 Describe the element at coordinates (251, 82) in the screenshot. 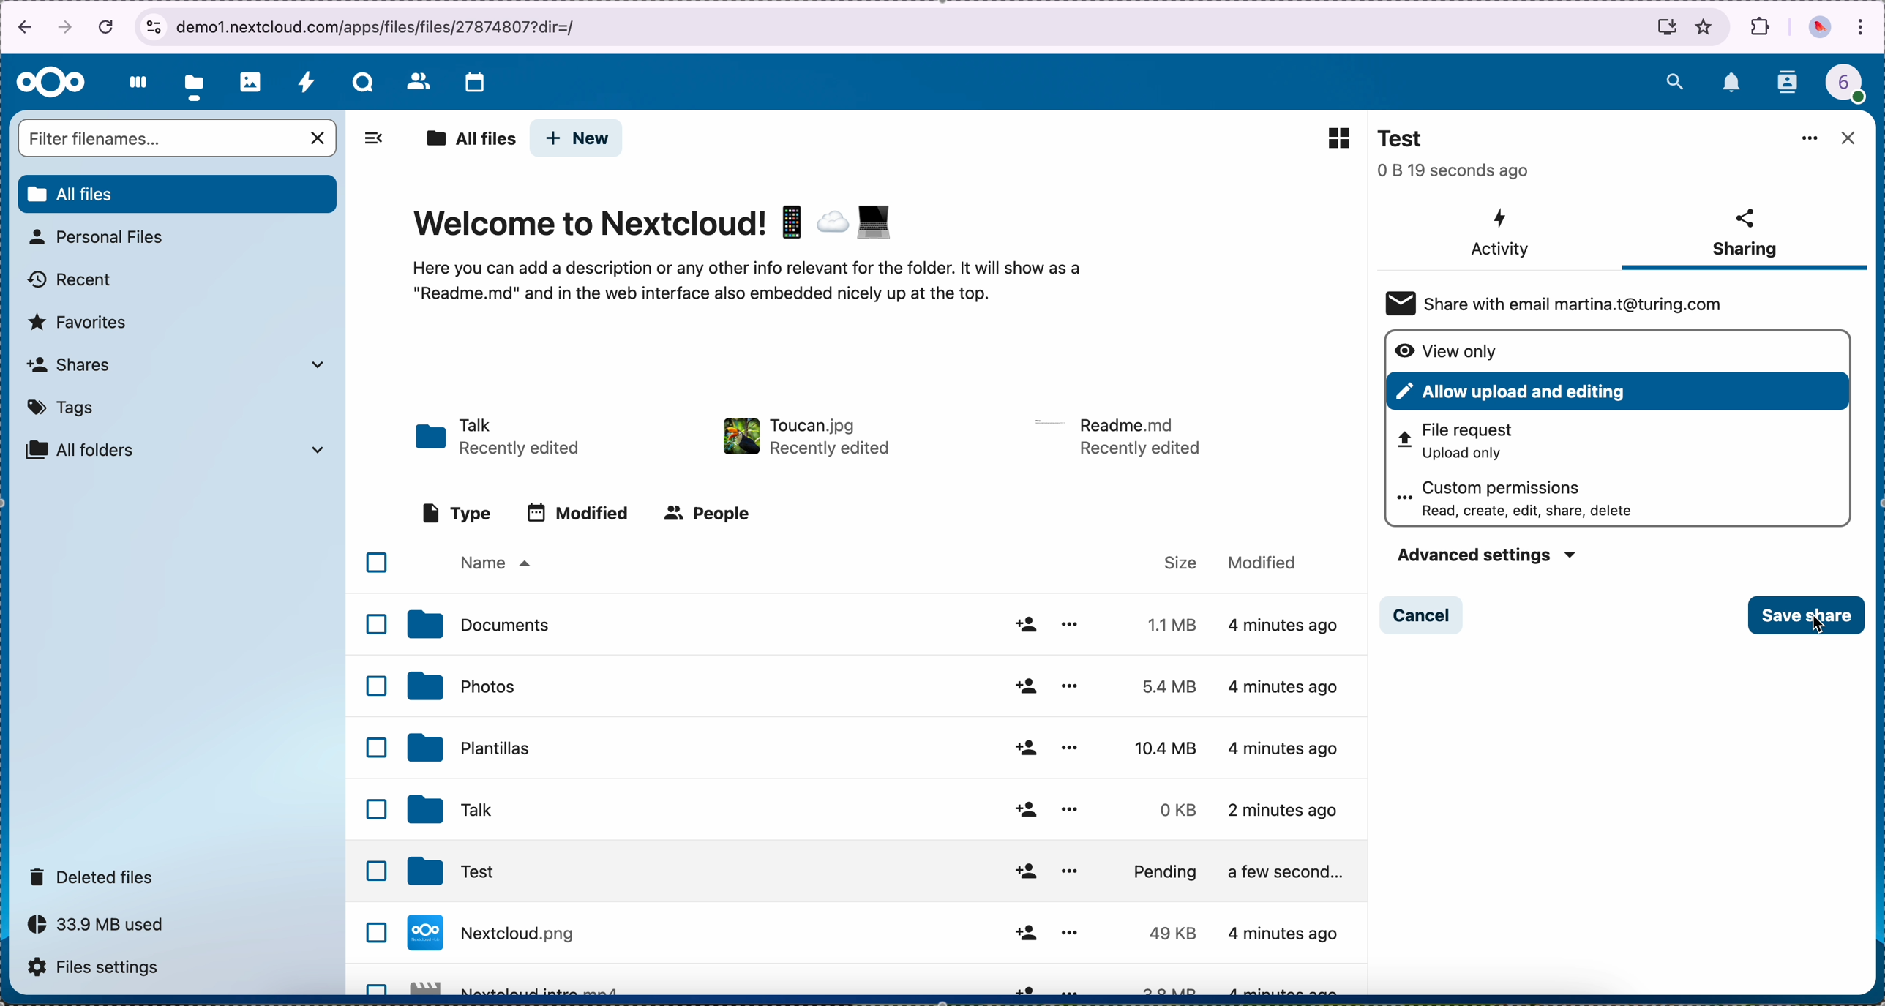

I see `photos` at that location.